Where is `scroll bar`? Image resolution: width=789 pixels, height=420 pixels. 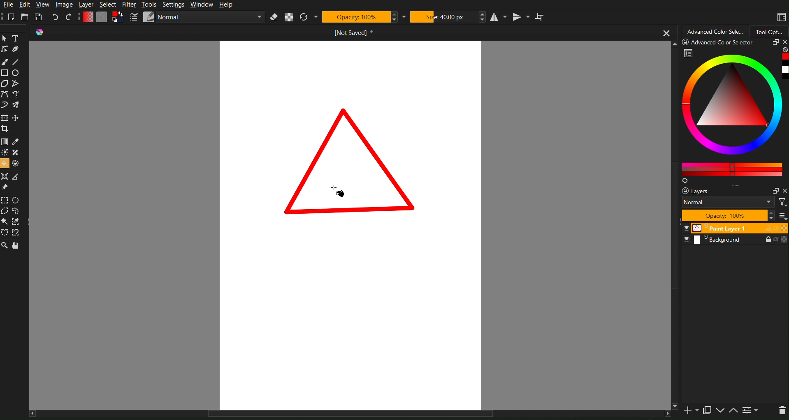
scroll bar is located at coordinates (673, 225).